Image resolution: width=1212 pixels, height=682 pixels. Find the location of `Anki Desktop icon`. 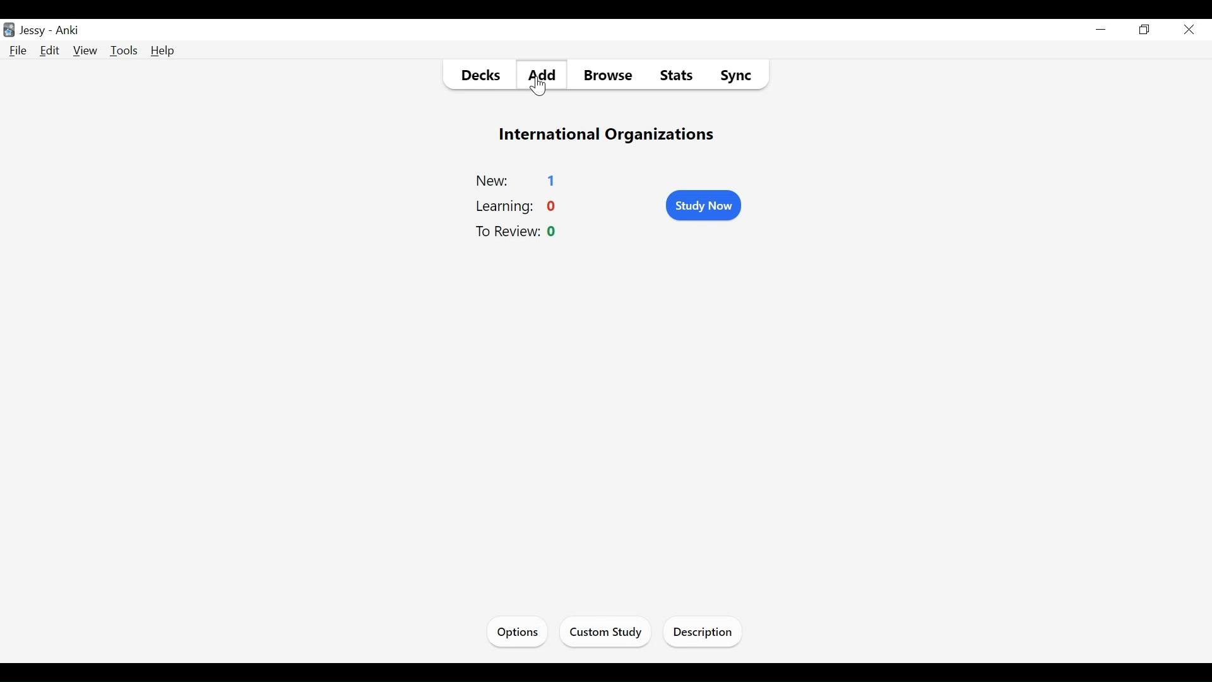

Anki Desktop icon is located at coordinates (9, 31).